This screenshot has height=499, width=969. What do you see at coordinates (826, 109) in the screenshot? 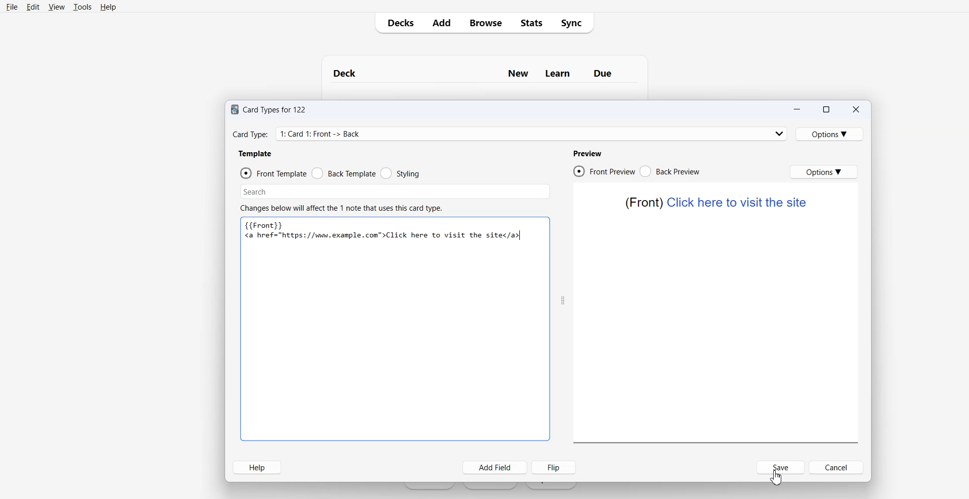
I see `Maximize` at bounding box center [826, 109].